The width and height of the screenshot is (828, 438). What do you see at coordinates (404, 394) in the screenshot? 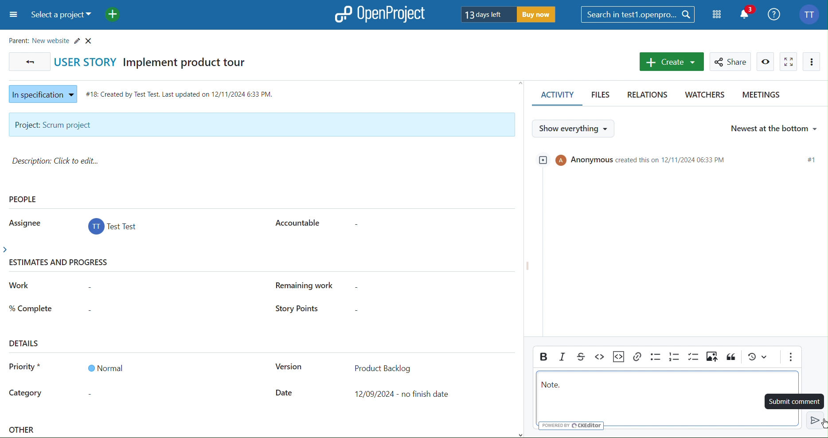
I see `12/09/2024` at bounding box center [404, 394].